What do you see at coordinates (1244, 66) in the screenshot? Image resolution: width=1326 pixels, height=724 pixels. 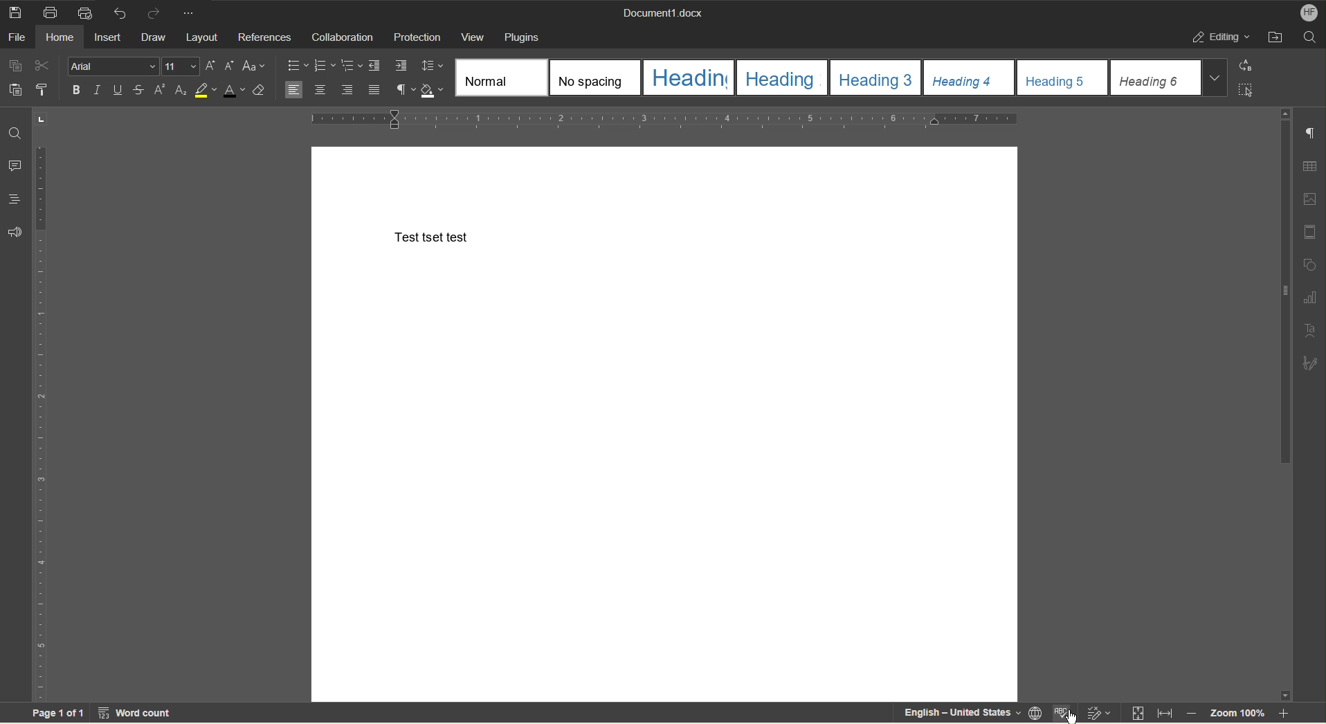 I see `Replace` at bounding box center [1244, 66].